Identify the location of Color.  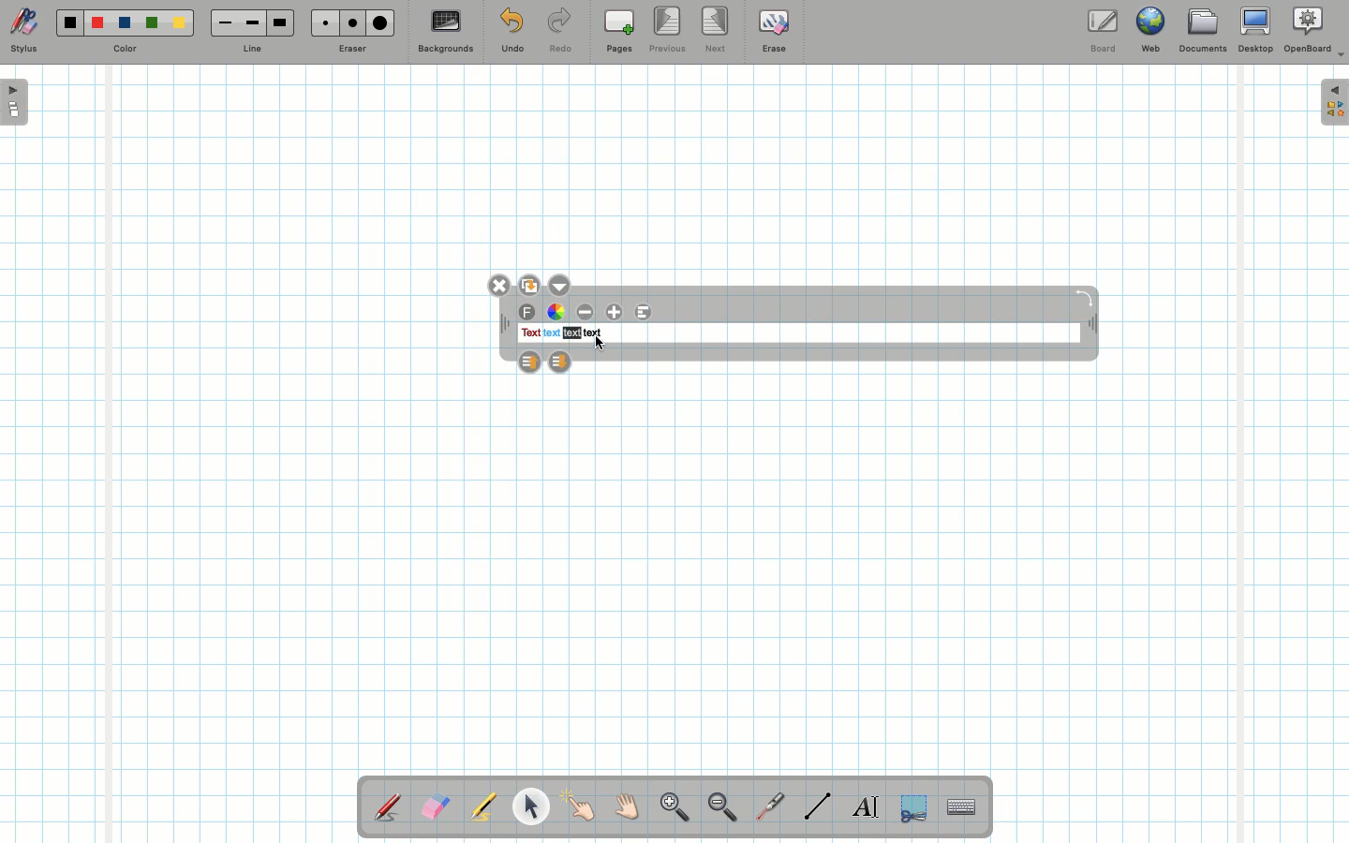
(123, 50).